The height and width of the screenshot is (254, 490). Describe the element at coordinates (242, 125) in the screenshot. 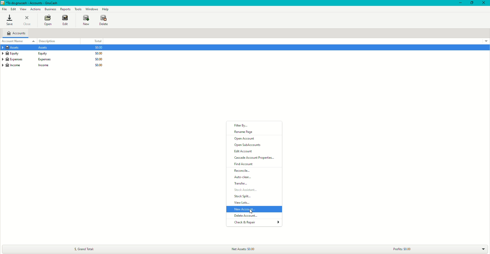

I see `Filter by` at that location.